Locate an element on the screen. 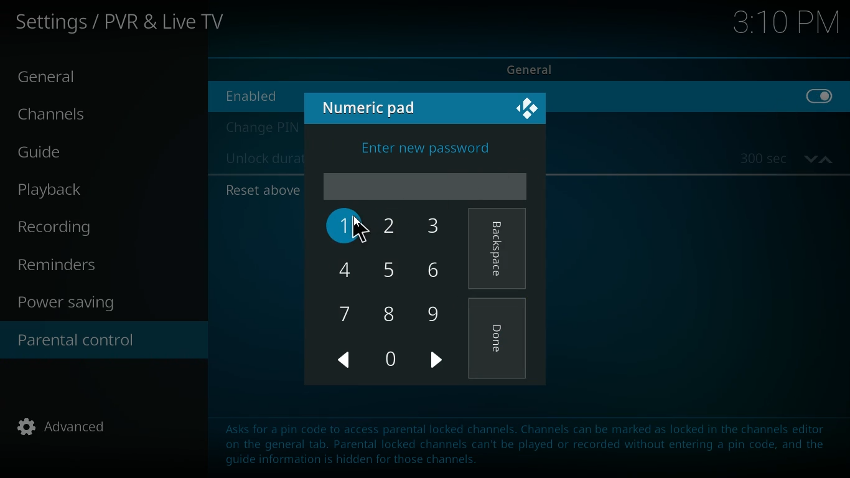 The height and width of the screenshot is (478, 850). 0 is located at coordinates (390, 360).